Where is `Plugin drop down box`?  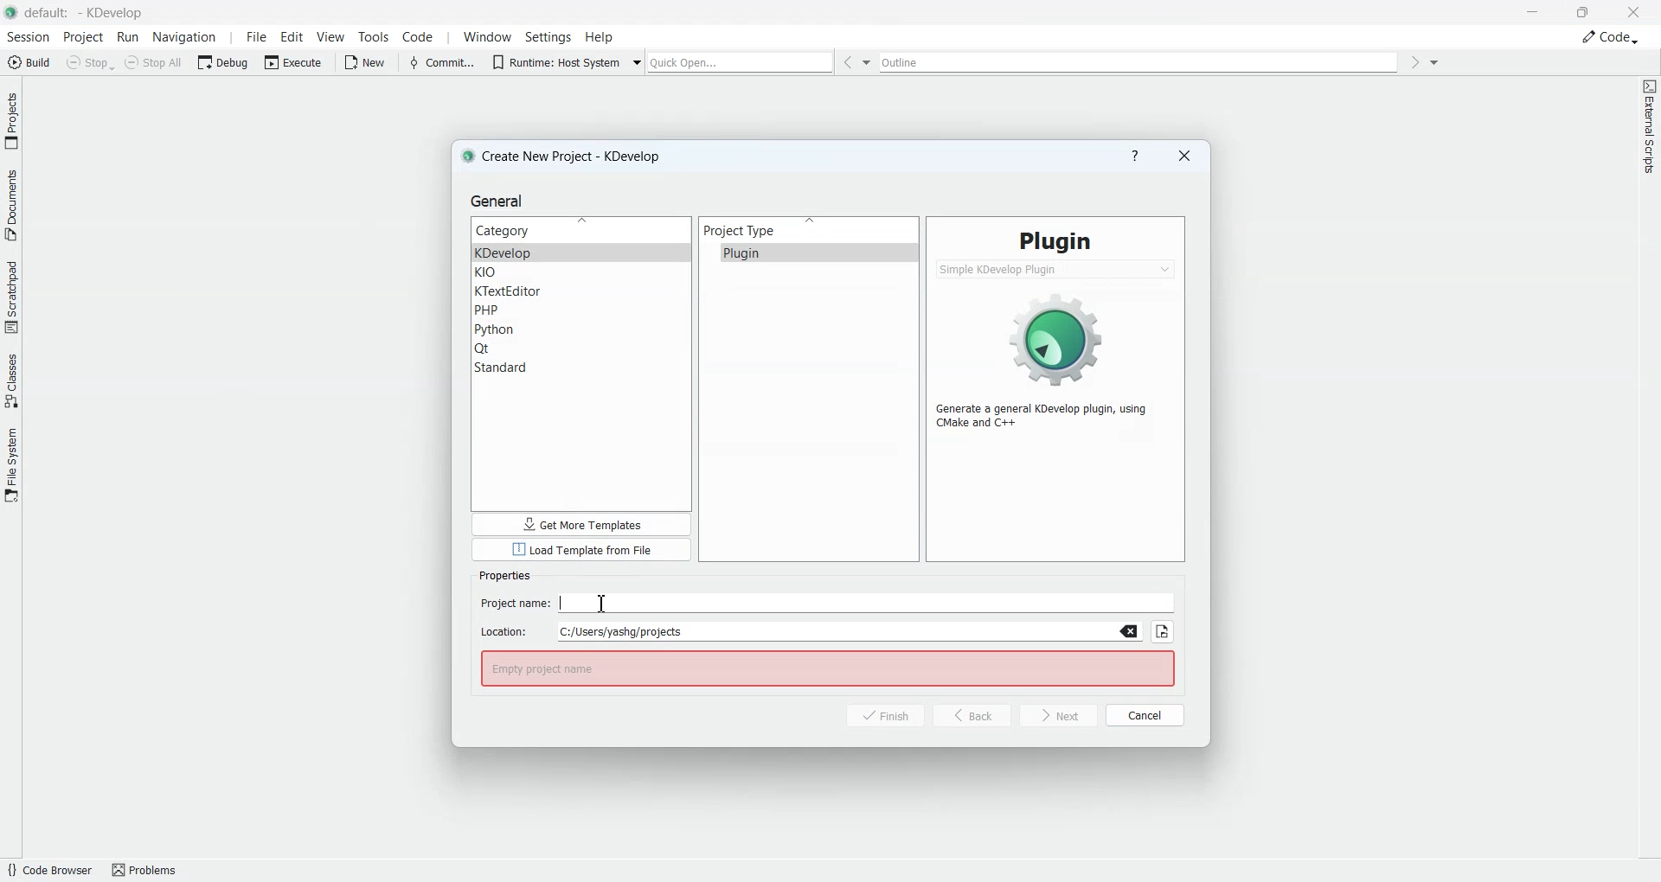 Plugin drop down box is located at coordinates (1056, 269).